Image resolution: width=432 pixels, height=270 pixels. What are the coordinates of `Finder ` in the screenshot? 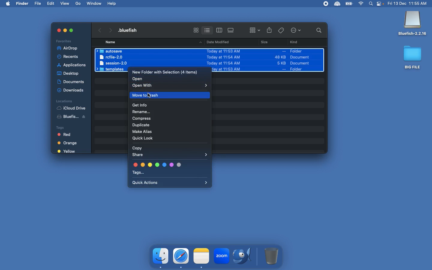 It's located at (22, 4).